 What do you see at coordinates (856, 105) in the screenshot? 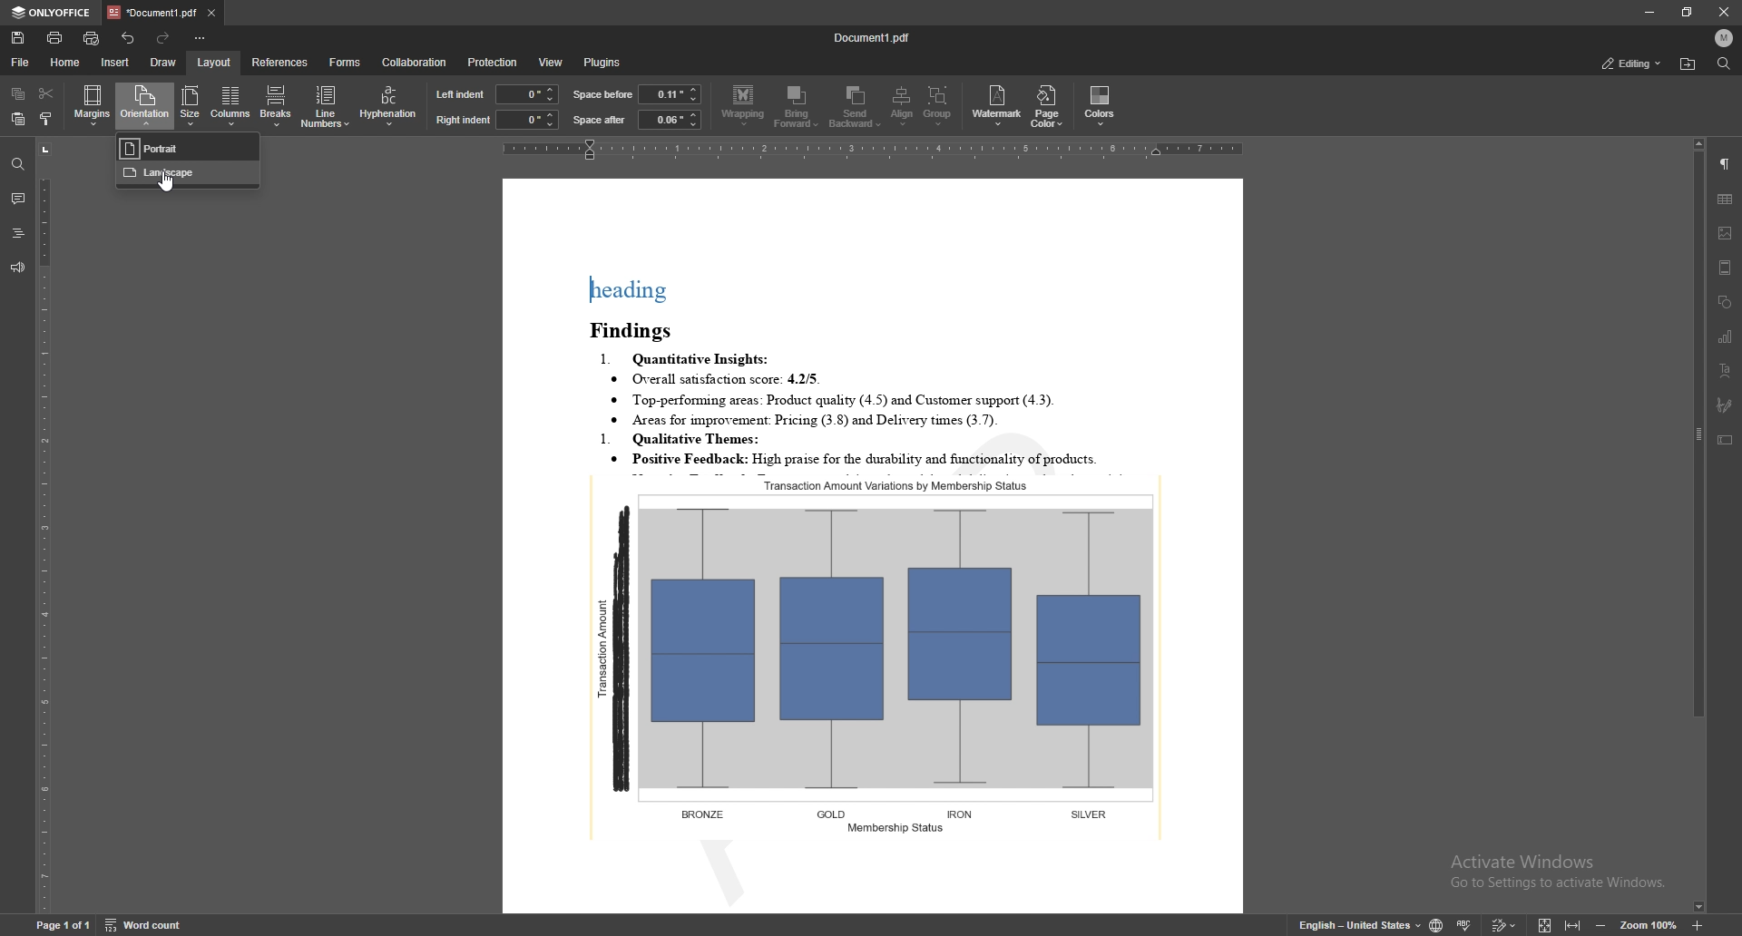
I see `send backward` at bounding box center [856, 105].